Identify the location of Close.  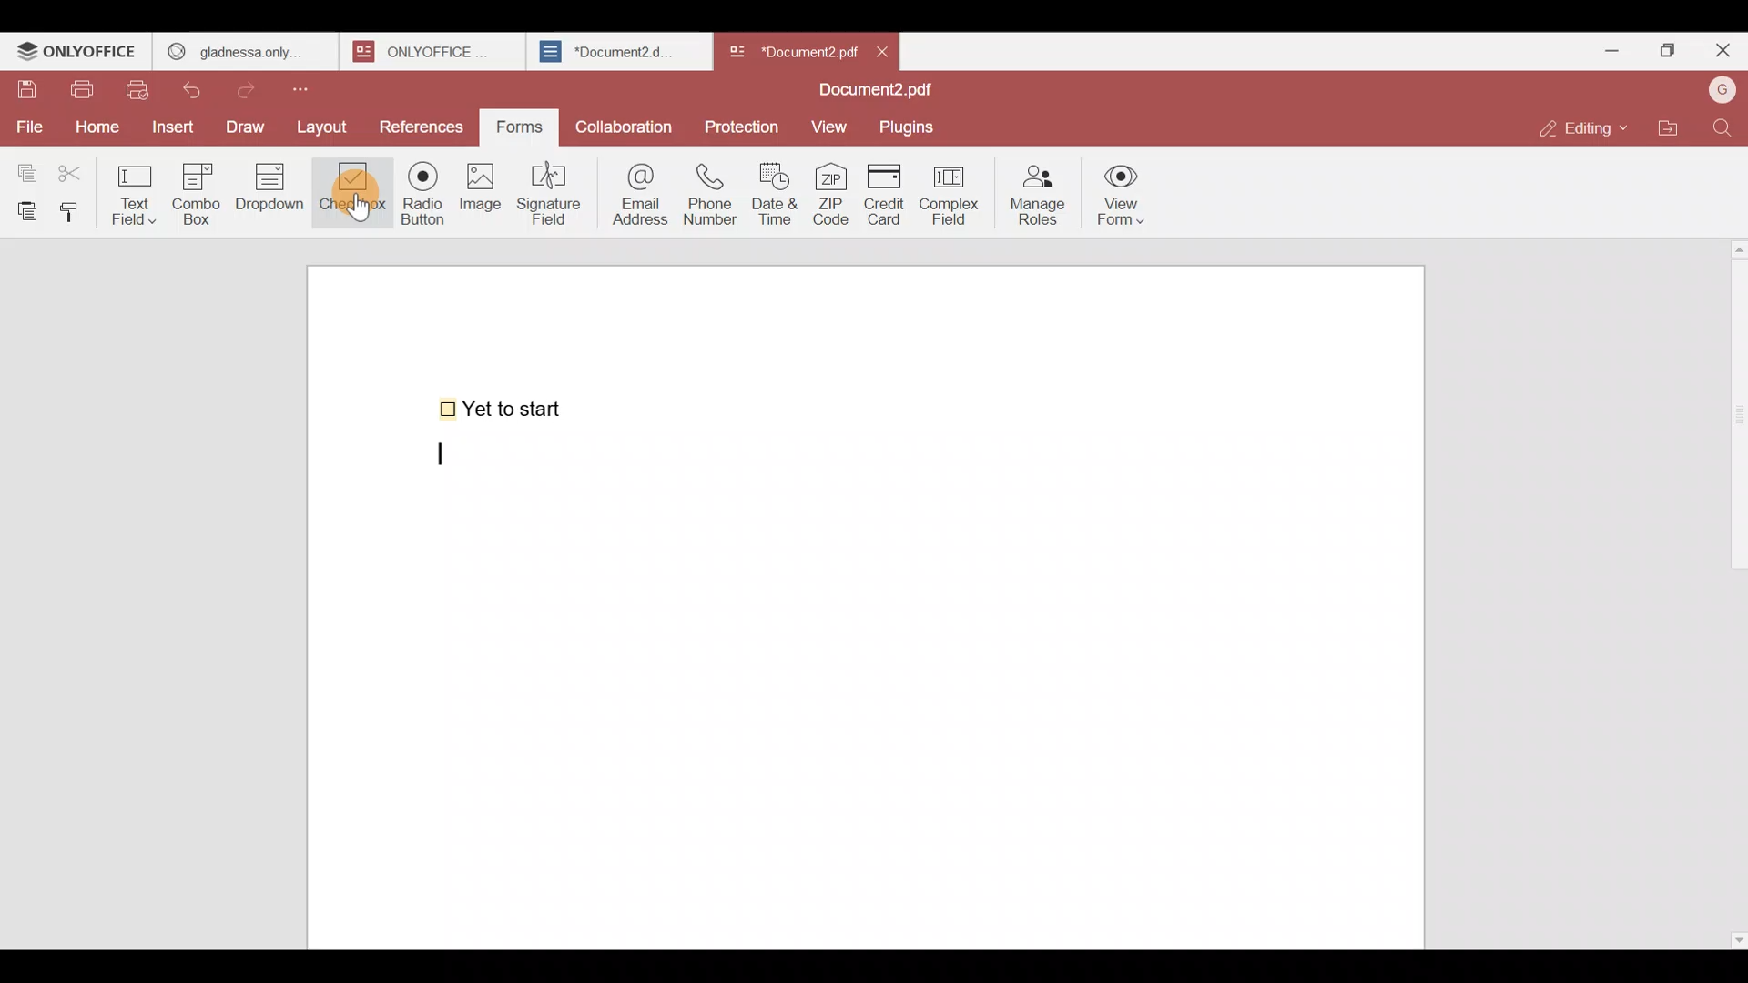
(1722, 54).